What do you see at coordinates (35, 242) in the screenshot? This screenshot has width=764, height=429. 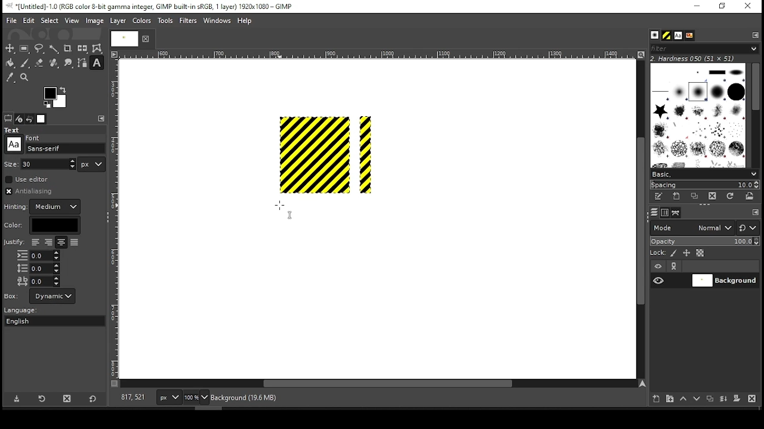 I see `justify left` at bounding box center [35, 242].